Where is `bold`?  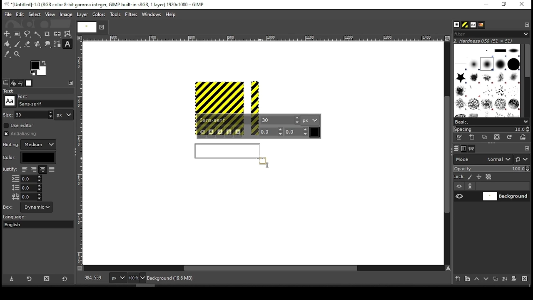
bold is located at coordinates (211, 132).